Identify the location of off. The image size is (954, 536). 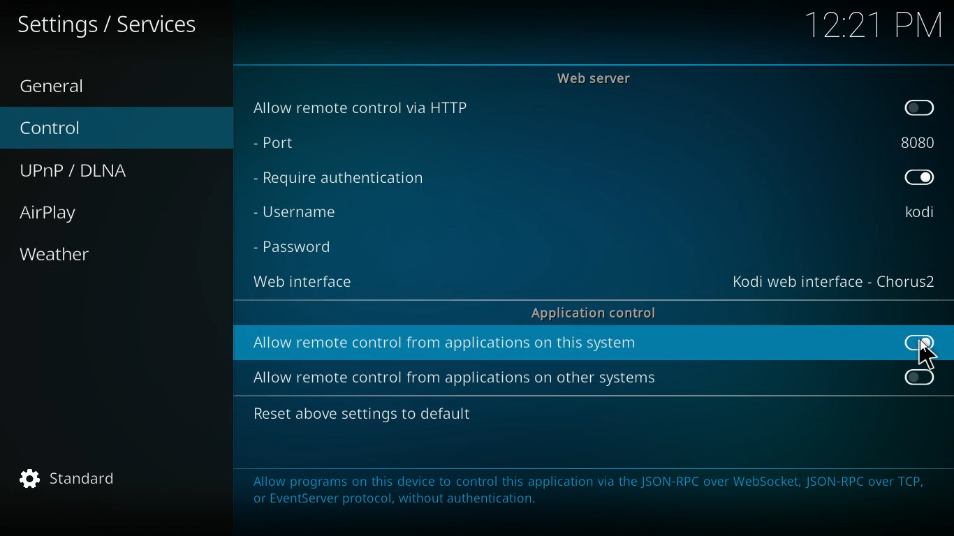
(921, 107).